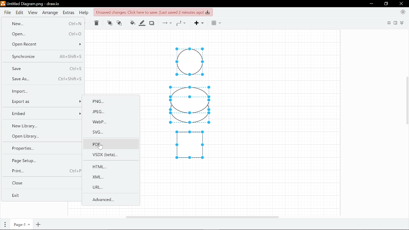  Describe the element at coordinates (406, 101) in the screenshot. I see `Vertical cursor` at that location.